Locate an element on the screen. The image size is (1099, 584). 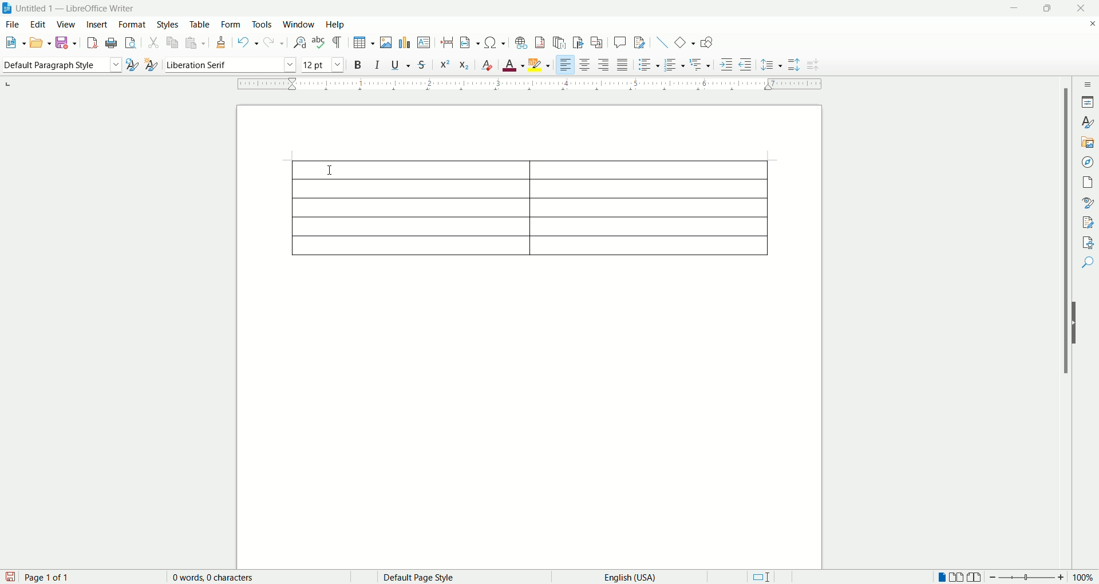
export as pdf is located at coordinates (91, 43).